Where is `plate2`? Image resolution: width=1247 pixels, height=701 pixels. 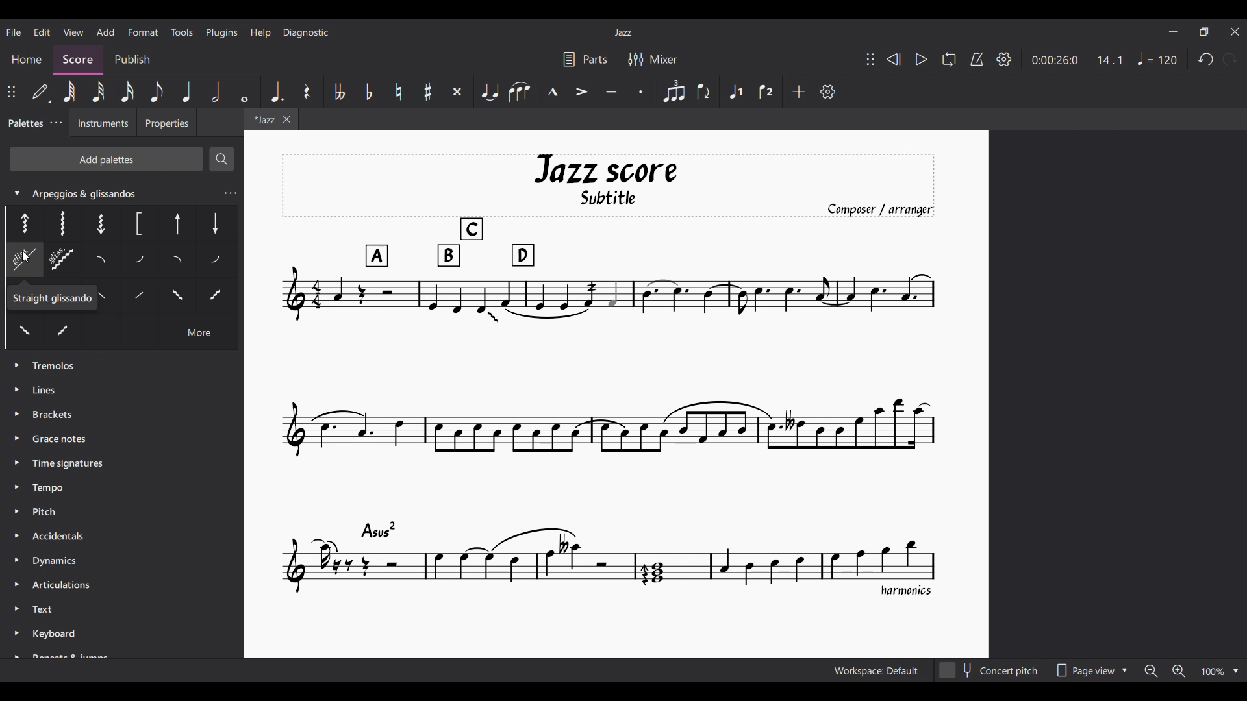
plate2 is located at coordinates (62, 223).